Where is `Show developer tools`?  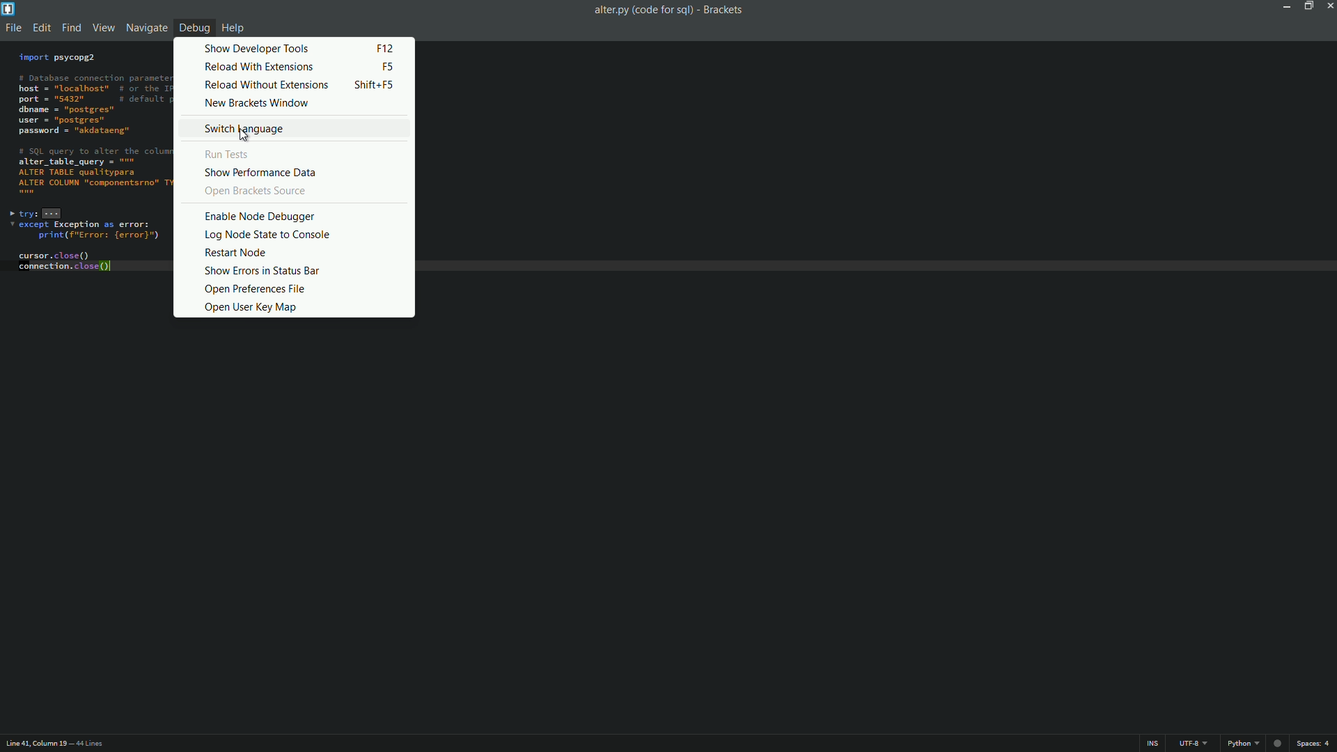
Show developer tools is located at coordinates (259, 49).